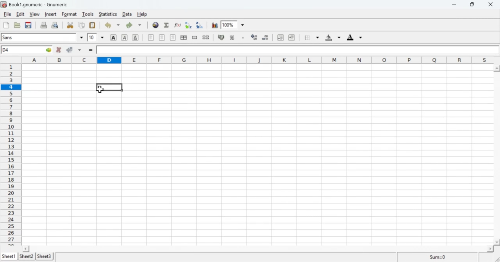 This screenshot has height=262, width=500. Describe the element at coordinates (489, 249) in the screenshot. I see `scroll right` at that location.